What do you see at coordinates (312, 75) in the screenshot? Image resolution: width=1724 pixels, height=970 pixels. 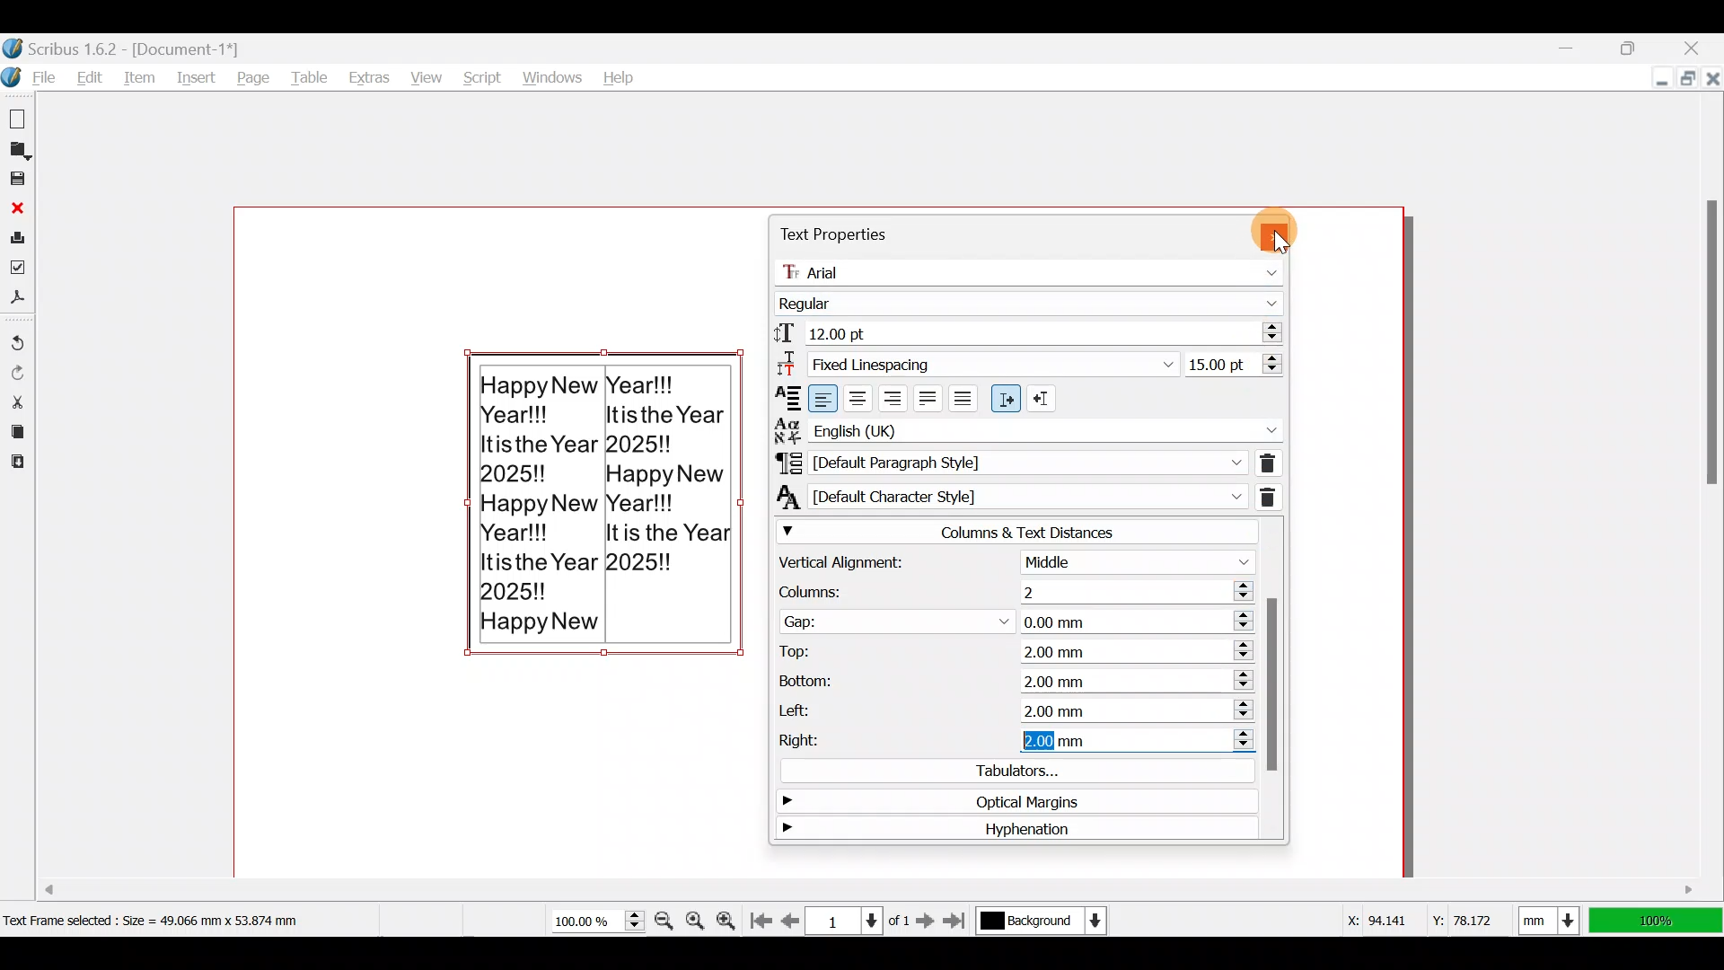 I see `Table` at bounding box center [312, 75].